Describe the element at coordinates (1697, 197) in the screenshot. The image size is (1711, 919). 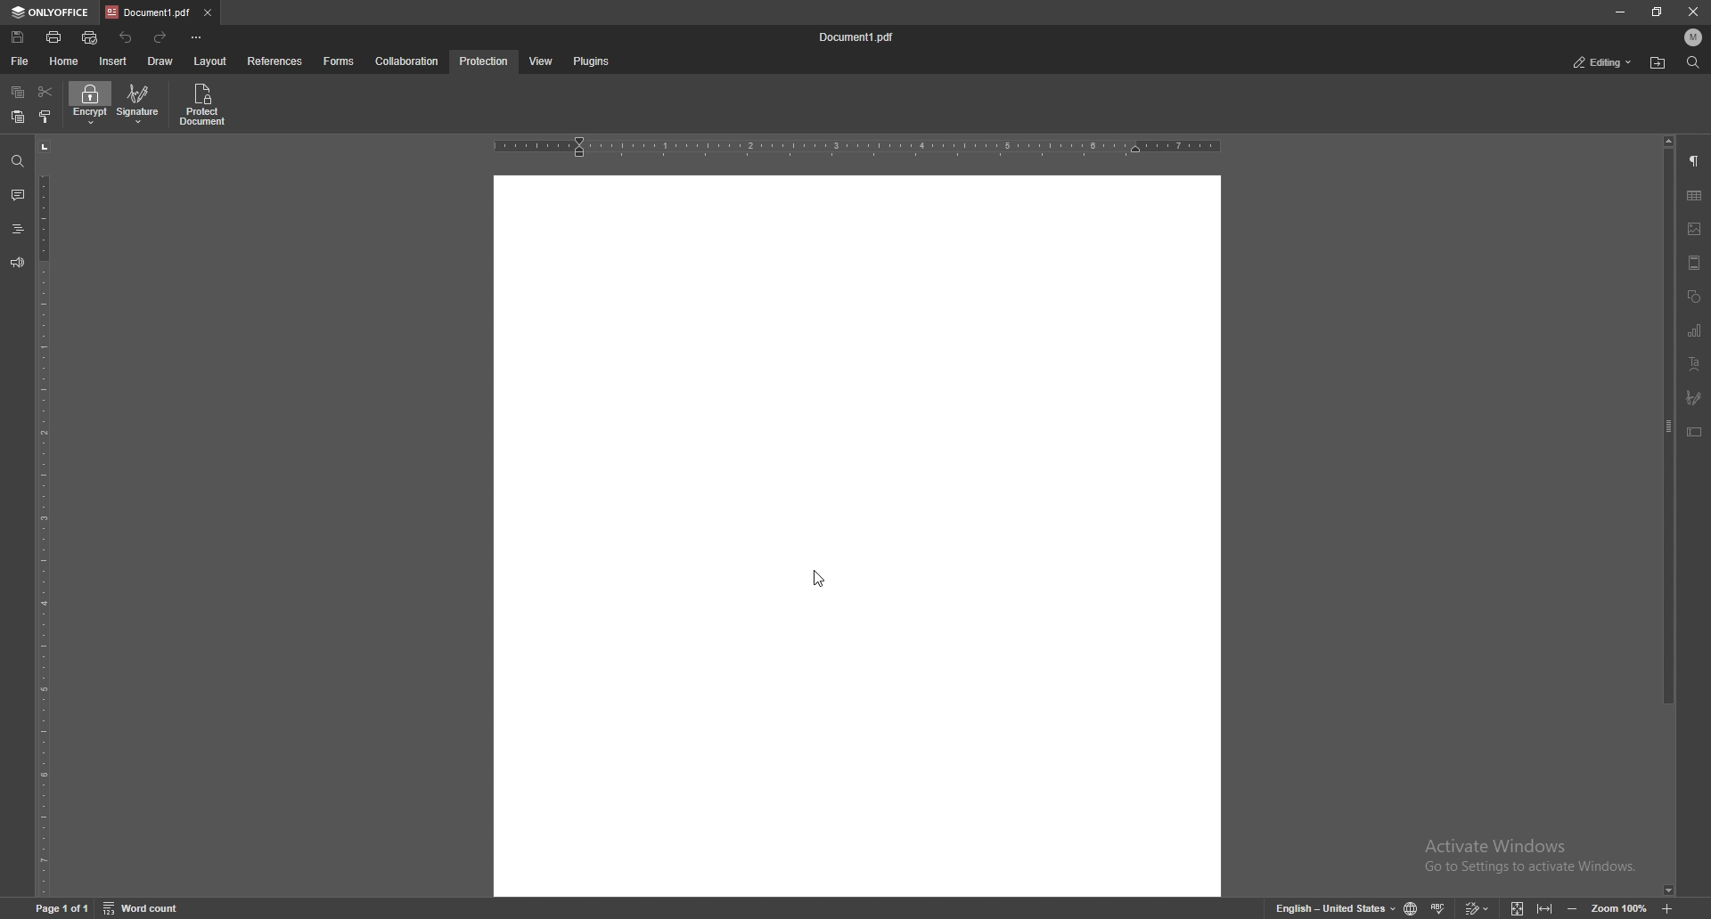
I see `table` at that location.